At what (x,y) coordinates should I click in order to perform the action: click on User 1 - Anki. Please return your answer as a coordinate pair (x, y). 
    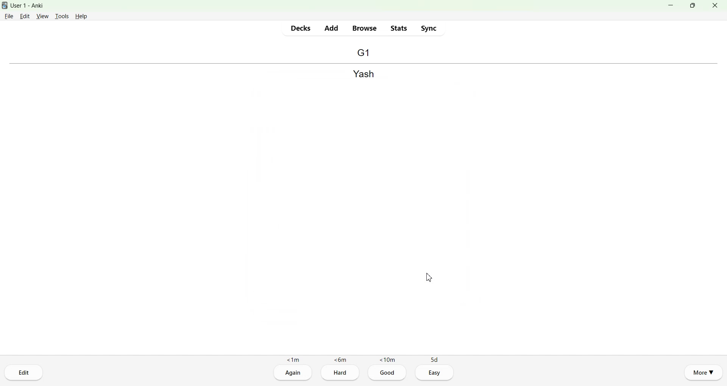
    Looking at the image, I should click on (32, 6).